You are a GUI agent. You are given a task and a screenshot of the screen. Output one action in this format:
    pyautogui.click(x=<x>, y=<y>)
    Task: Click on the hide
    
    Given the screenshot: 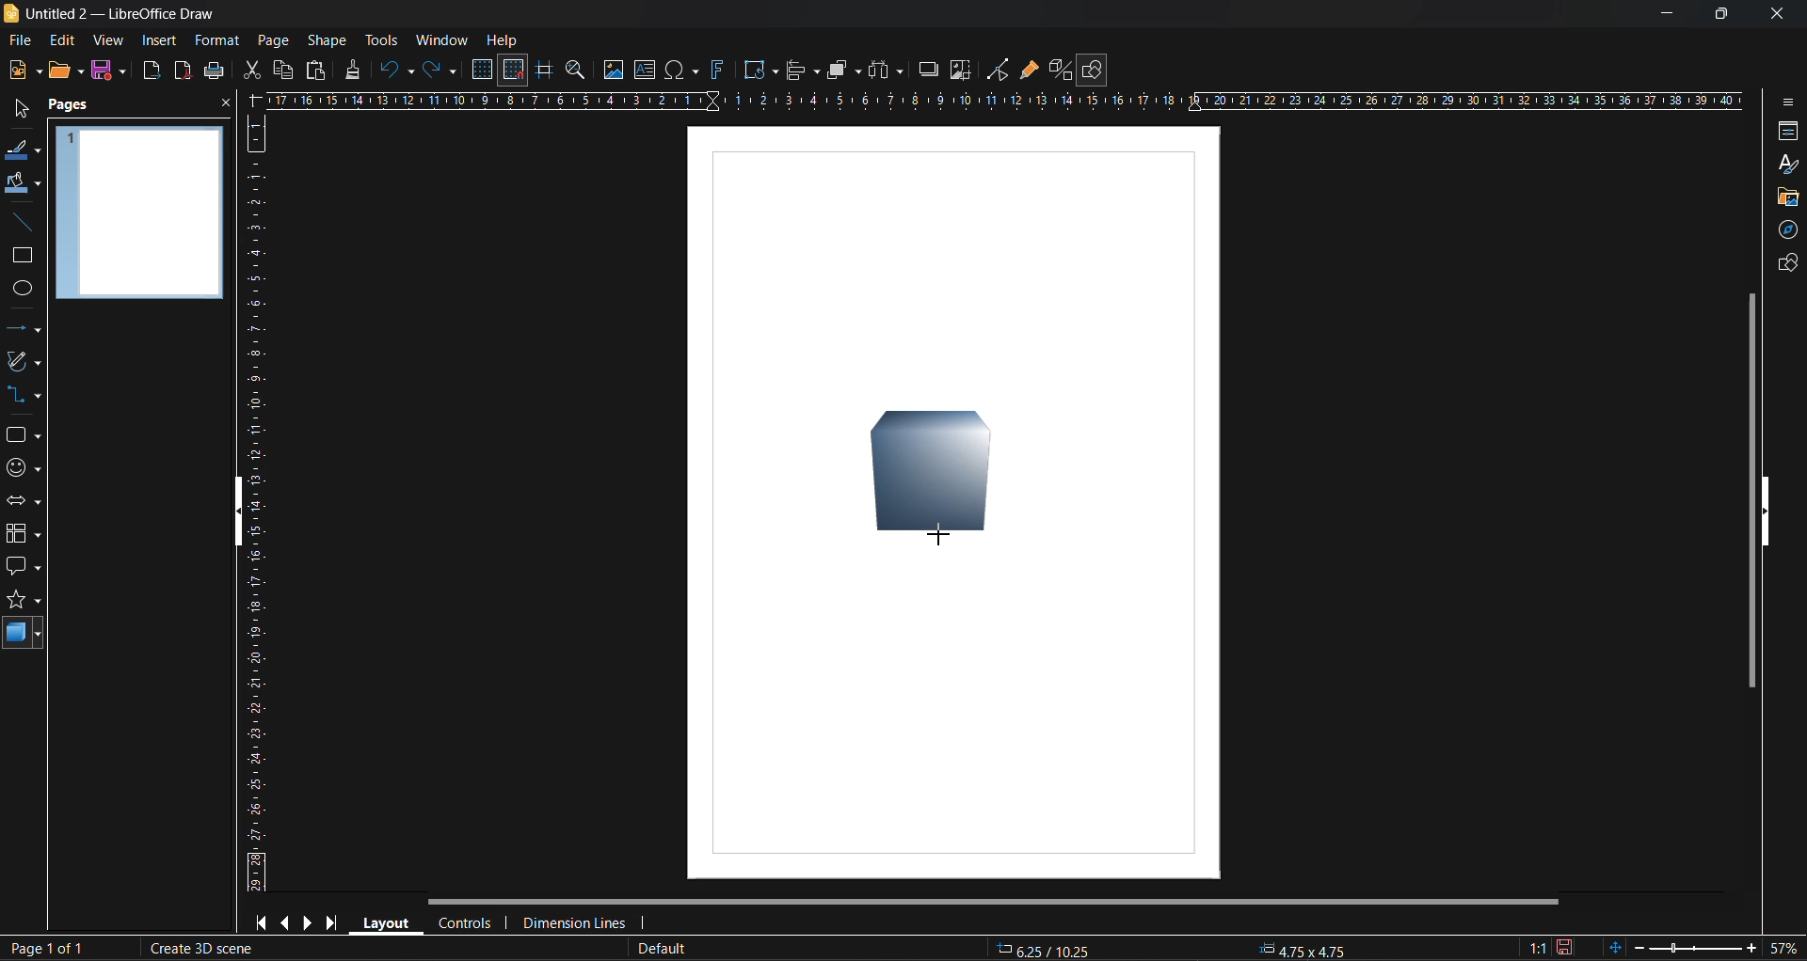 What is the action you would take?
    pyautogui.click(x=246, y=512)
    